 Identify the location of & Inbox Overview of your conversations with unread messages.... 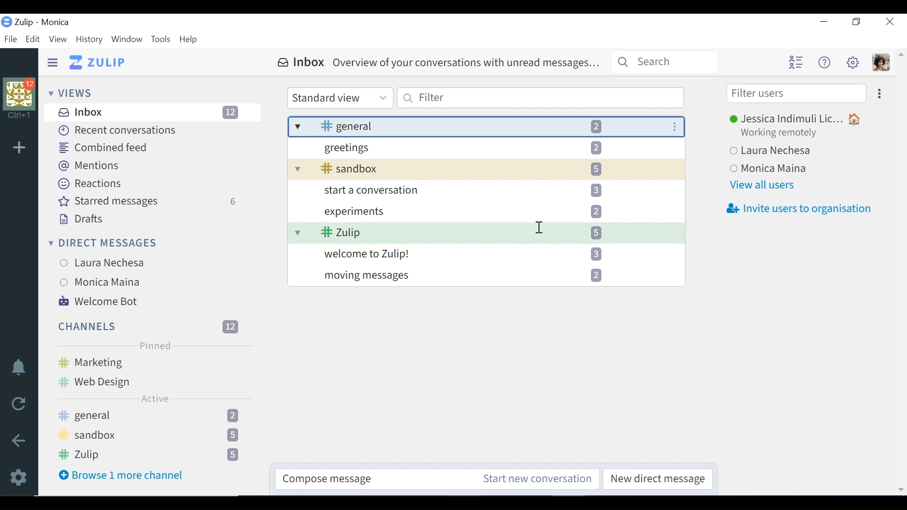
(441, 63).